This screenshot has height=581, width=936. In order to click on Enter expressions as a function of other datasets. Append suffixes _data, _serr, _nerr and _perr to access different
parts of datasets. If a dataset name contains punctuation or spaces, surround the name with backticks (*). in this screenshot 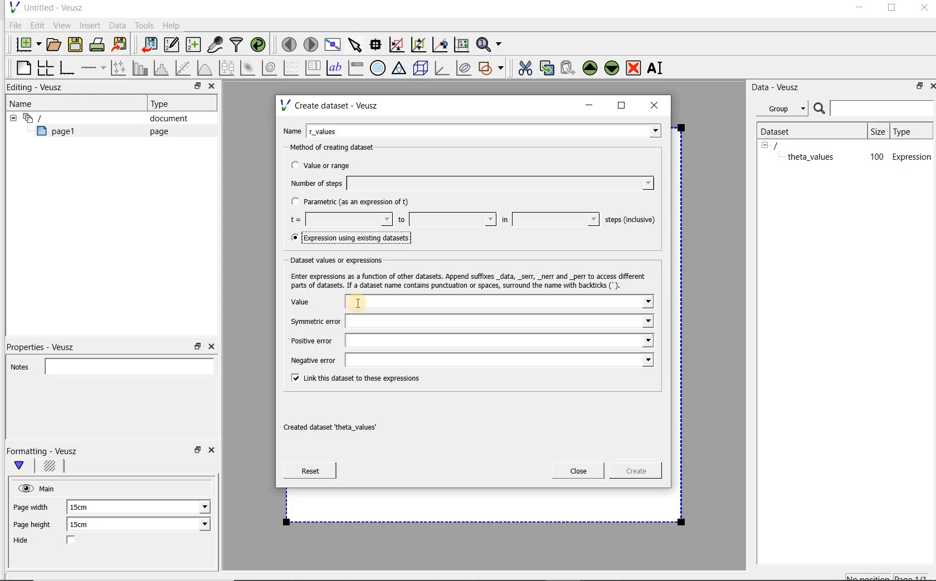, I will do `click(466, 279)`.